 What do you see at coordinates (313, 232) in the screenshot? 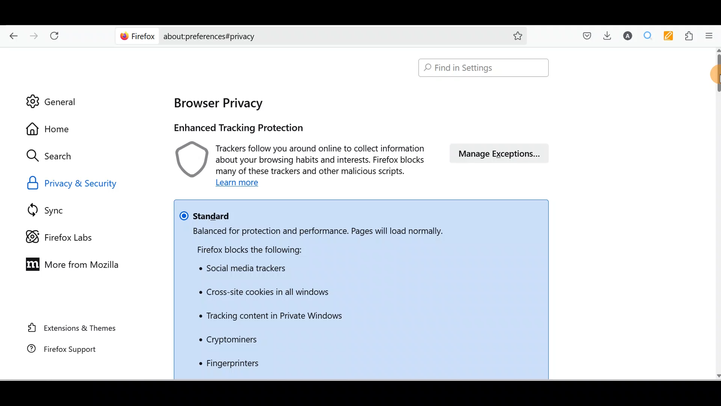
I see `Balanced for protection and performance. Pages will load normally.` at bounding box center [313, 232].